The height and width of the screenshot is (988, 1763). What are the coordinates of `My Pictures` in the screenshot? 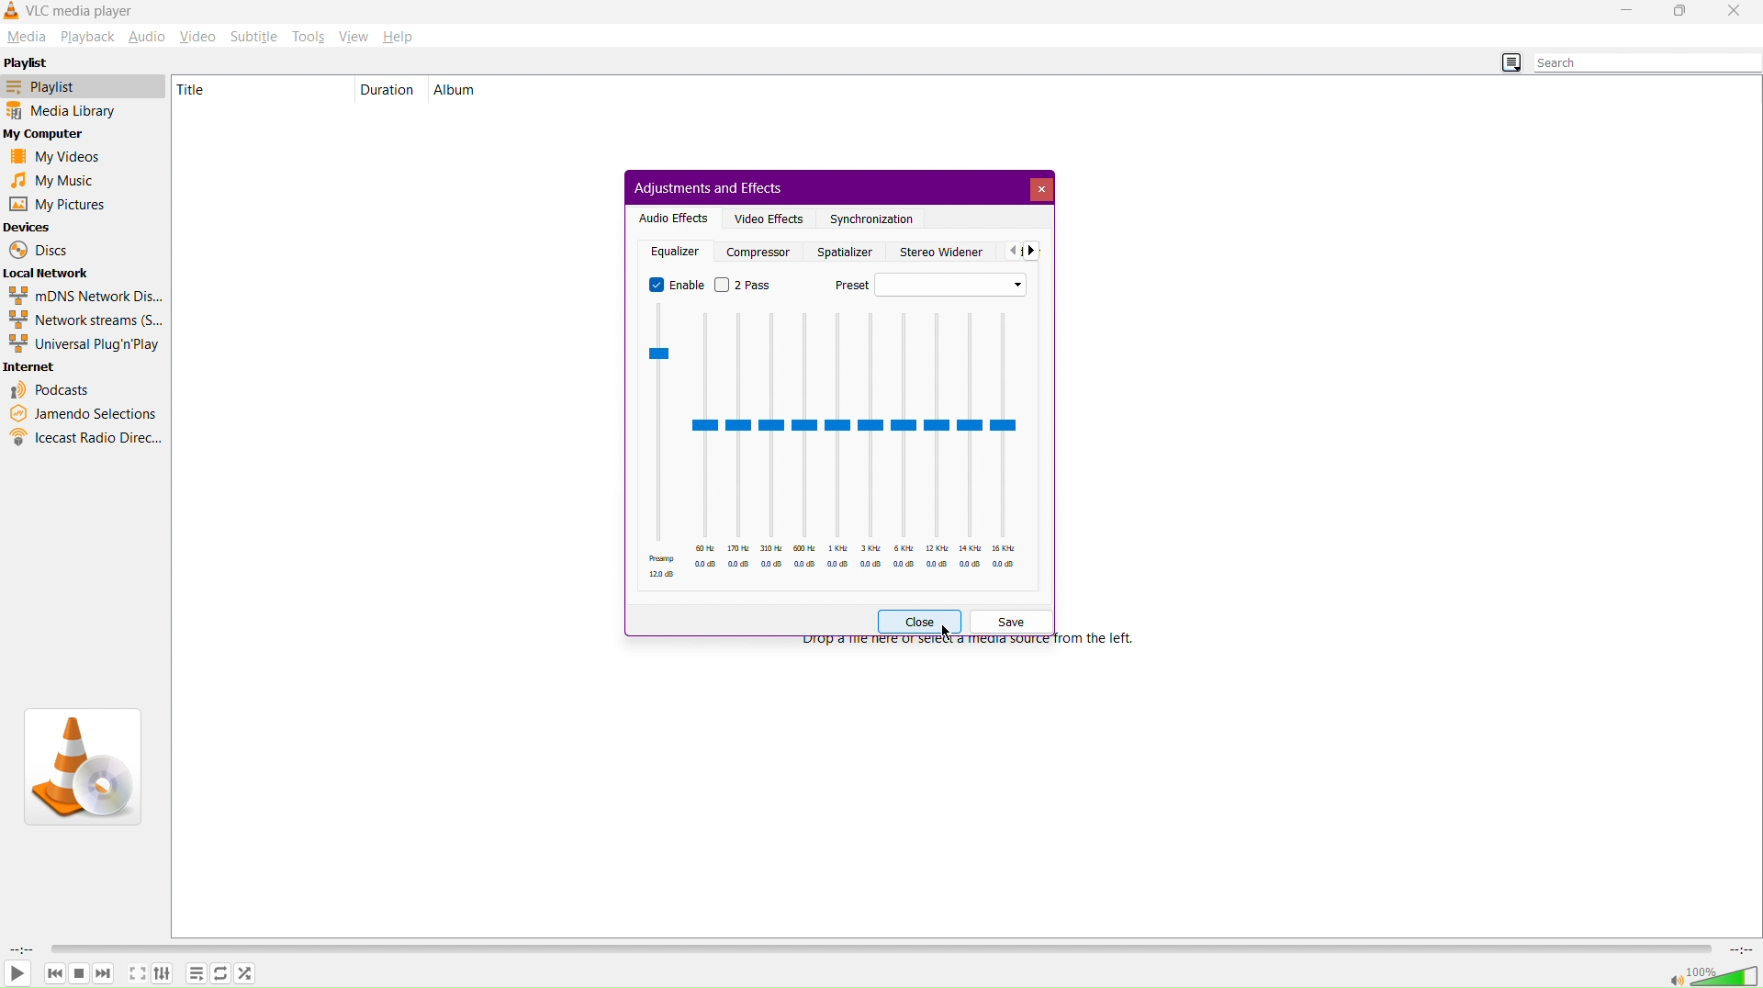 It's located at (62, 206).